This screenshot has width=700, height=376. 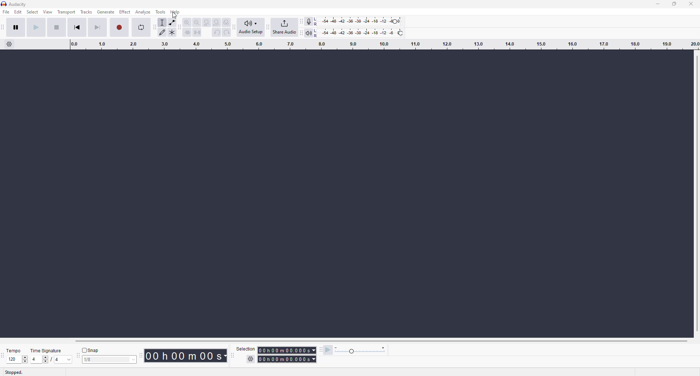 I want to click on snap, so click(x=92, y=350).